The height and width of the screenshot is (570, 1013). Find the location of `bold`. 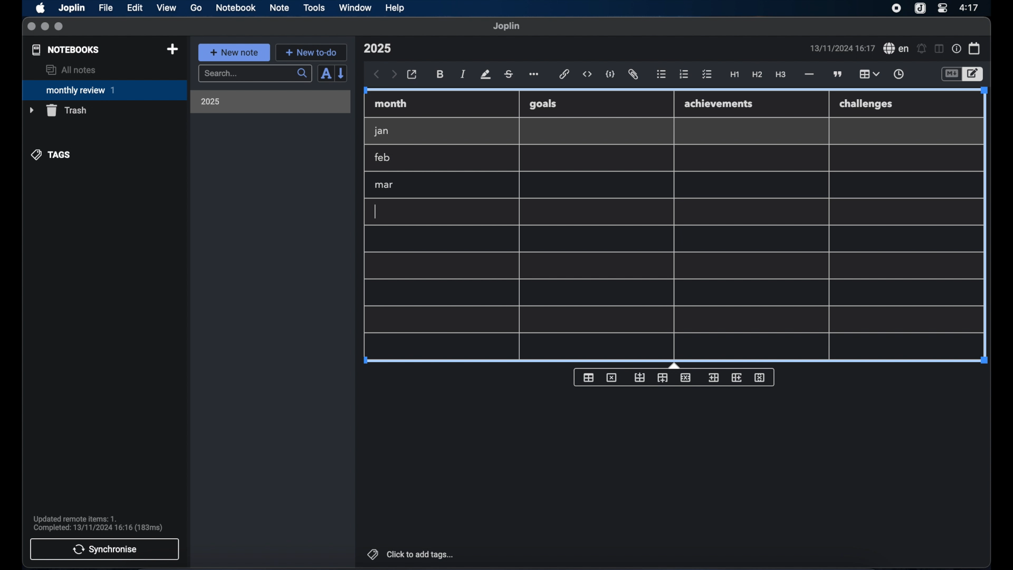

bold is located at coordinates (441, 74).